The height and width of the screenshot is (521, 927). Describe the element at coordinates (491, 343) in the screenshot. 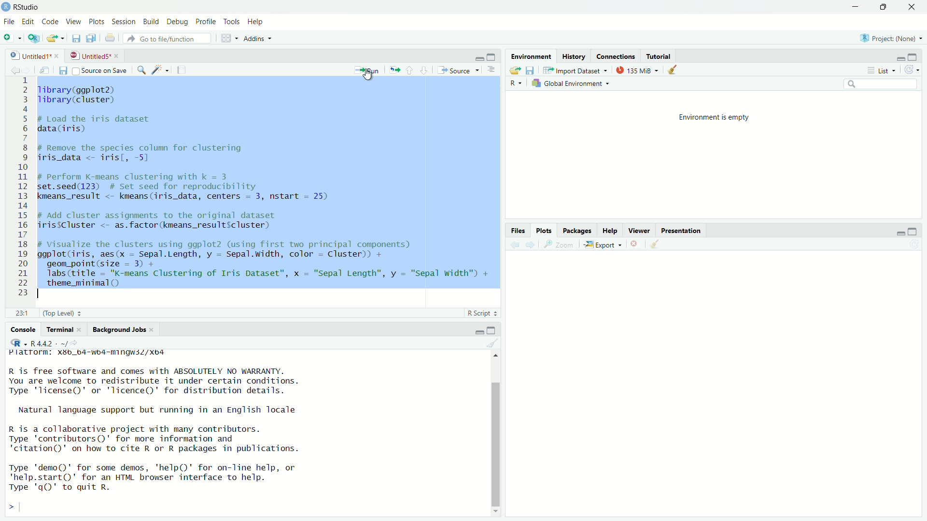

I see `clear console` at that location.